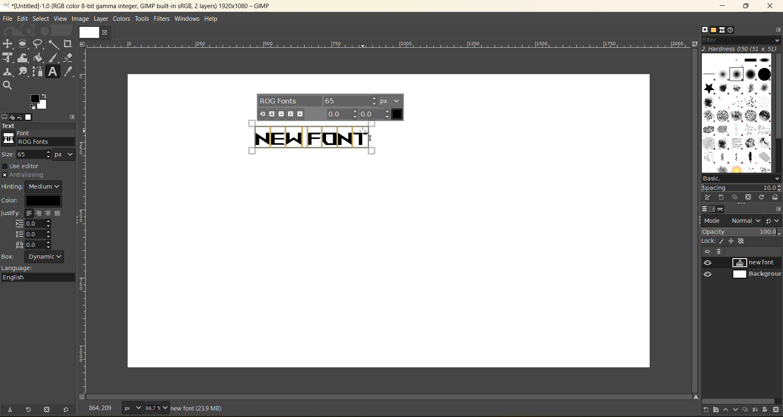  What do you see at coordinates (707, 252) in the screenshot?
I see `hide` at bounding box center [707, 252].